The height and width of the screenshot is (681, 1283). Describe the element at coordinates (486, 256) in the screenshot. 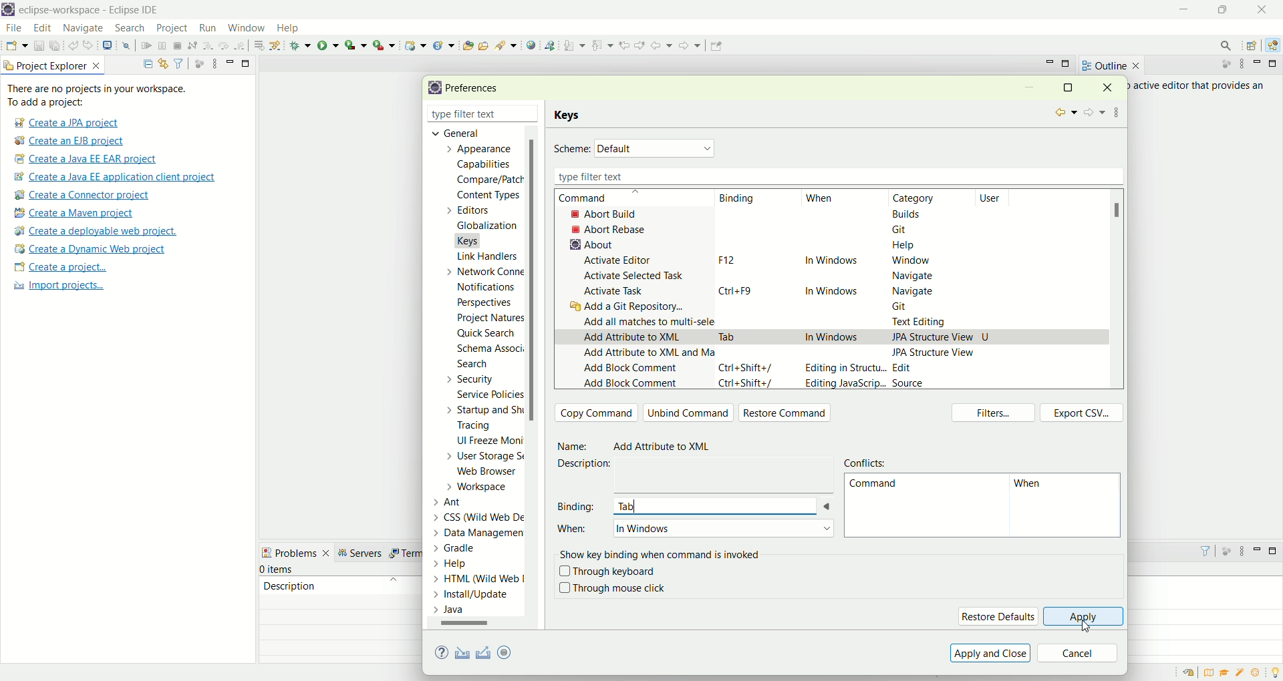

I see `link handlers` at that location.